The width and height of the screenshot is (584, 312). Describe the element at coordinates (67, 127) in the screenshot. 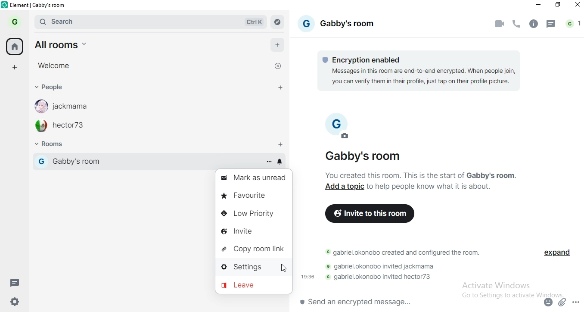

I see `hector73` at that location.